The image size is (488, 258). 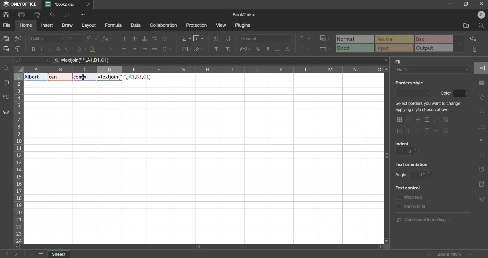 I want to click on remove filter, so click(x=229, y=49).